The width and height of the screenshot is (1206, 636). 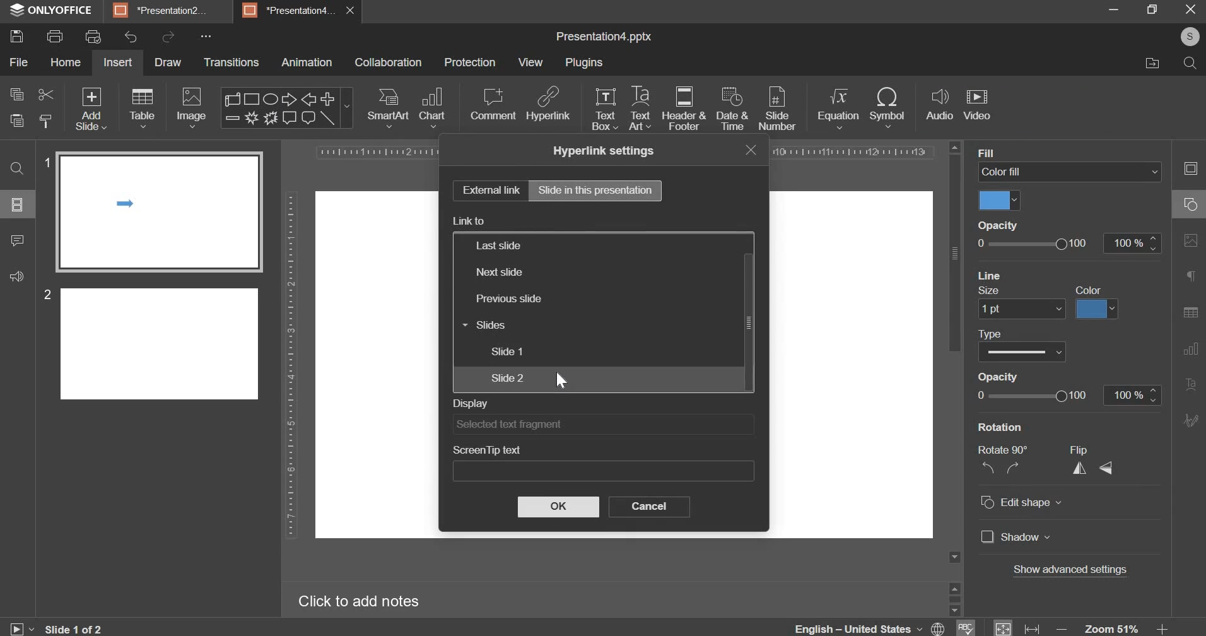 I want to click on cut, so click(x=44, y=93).